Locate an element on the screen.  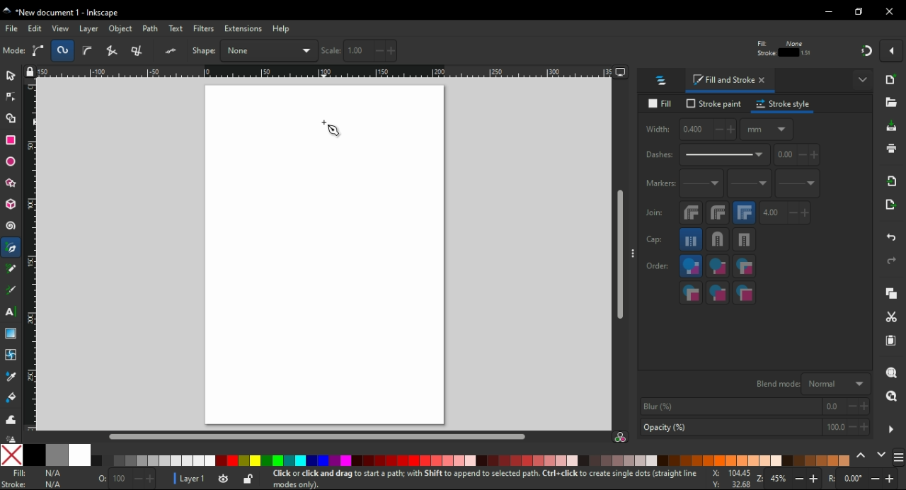
pen tool is located at coordinates (12, 249).